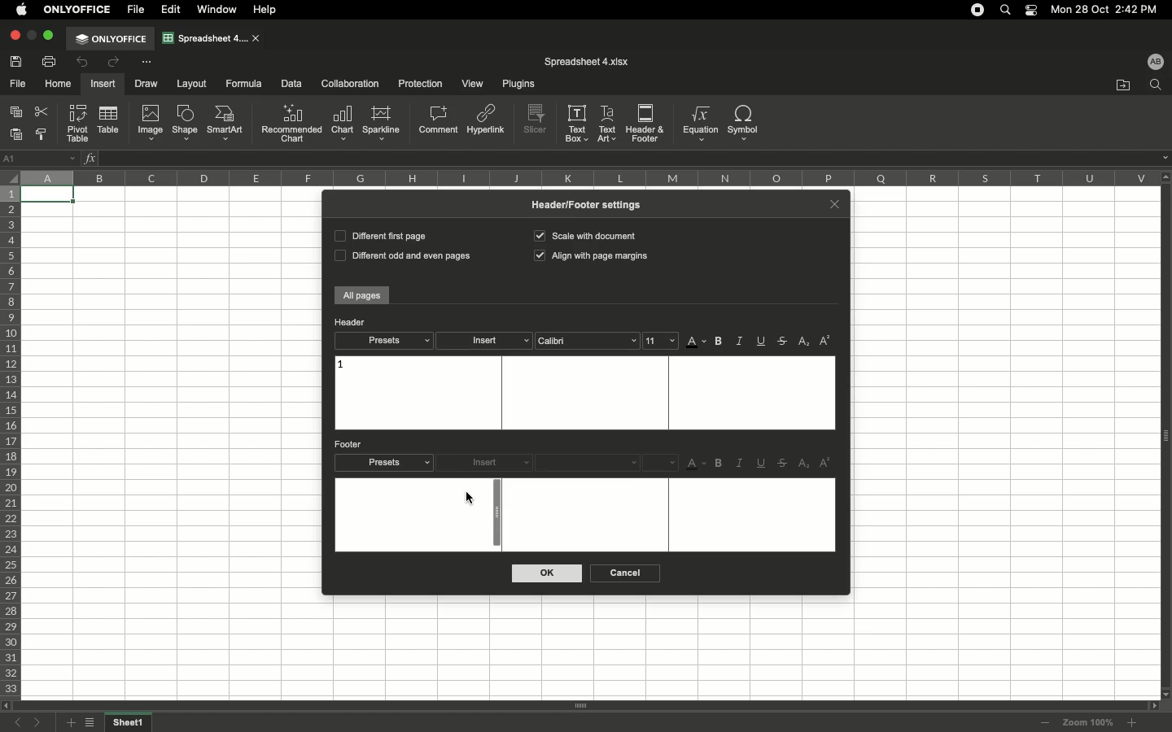  Describe the element at coordinates (151, 123) in the screenshot. I see `Image` at that location.